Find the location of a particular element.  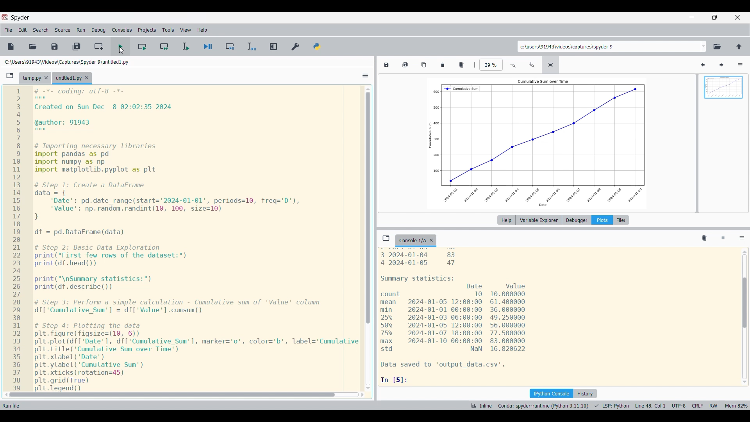

Previous plot is located at coordinates (704, 65).